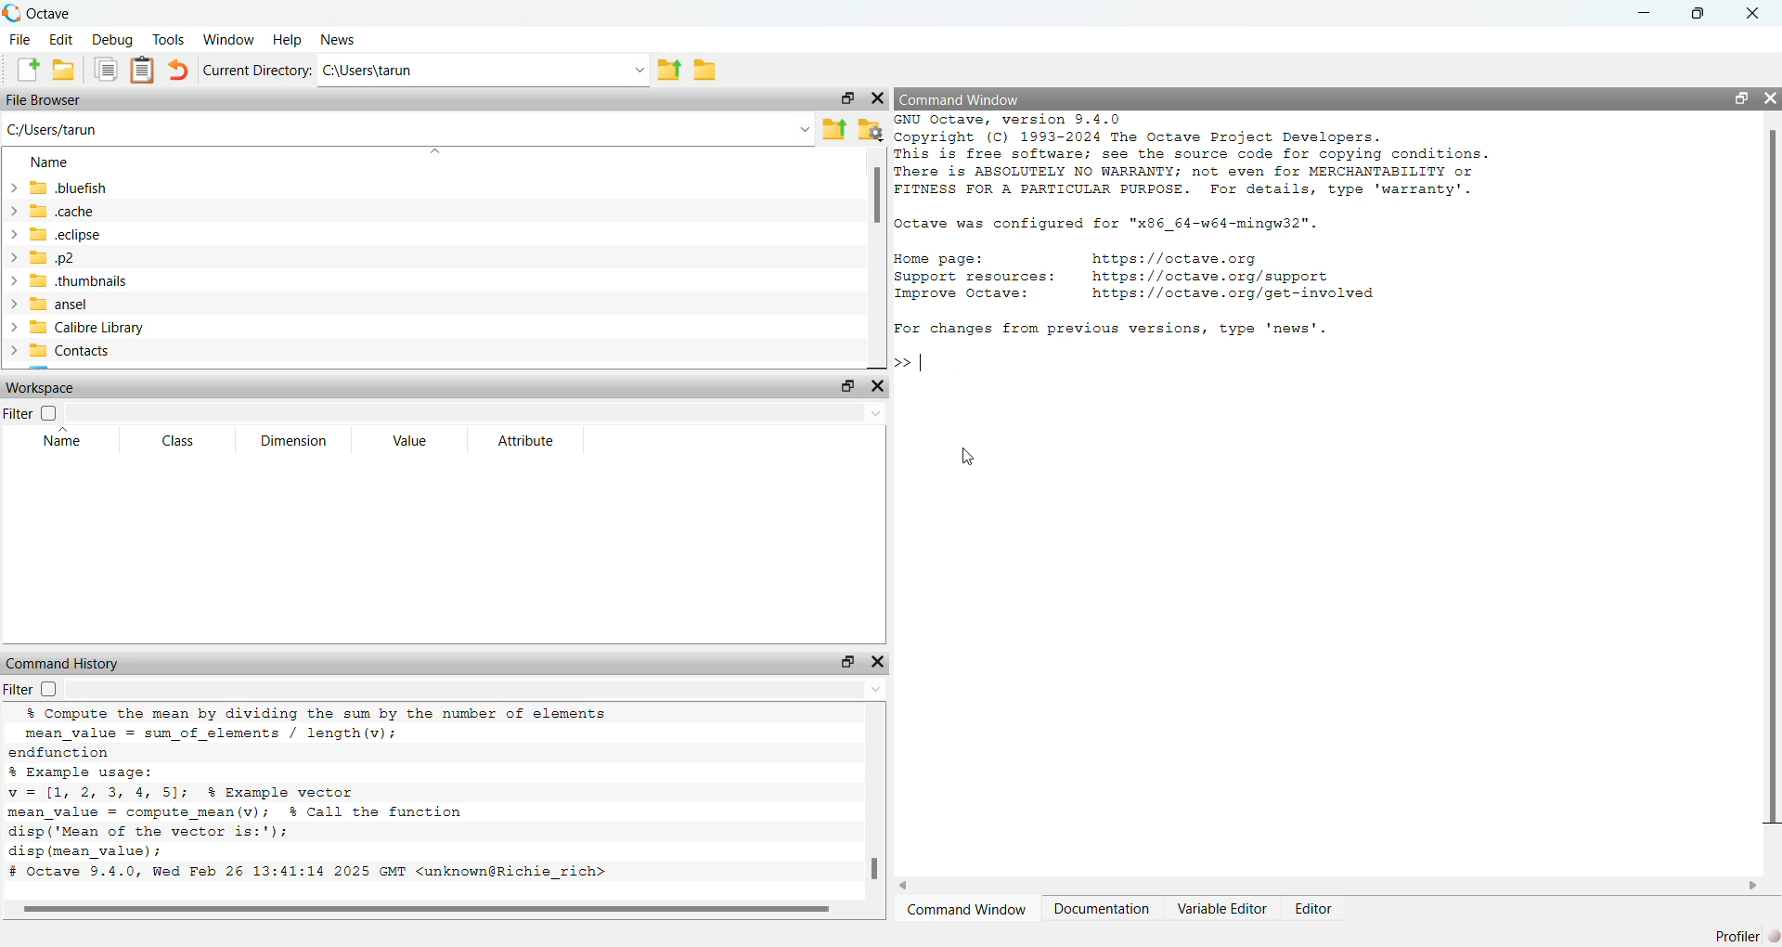 This screenshot has height=947, width=1782. What do you see at coordinates (1139, 279) in the screenshot?
I see `Home page: https://octave.org
Support resources: https: //octave.org/support
Improve Octave: https: //octave.org/get-involved` at bounding box center [1139, 279].